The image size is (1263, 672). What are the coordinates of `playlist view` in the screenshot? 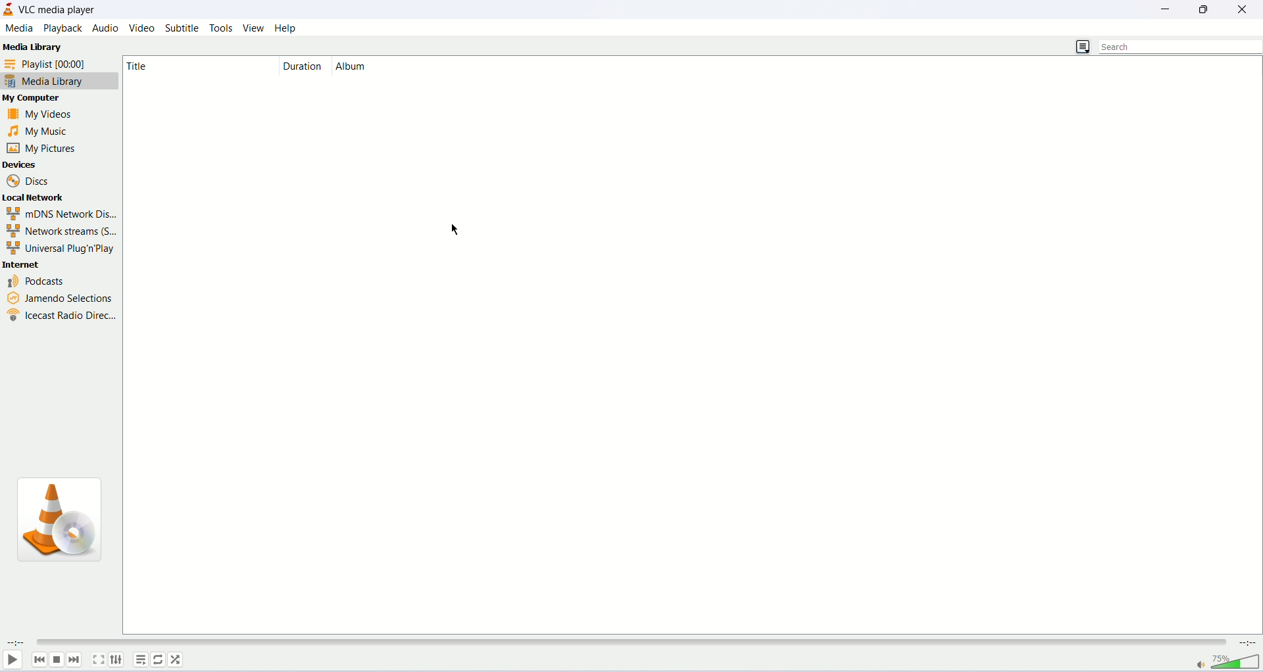 It's located at (1082, 45).